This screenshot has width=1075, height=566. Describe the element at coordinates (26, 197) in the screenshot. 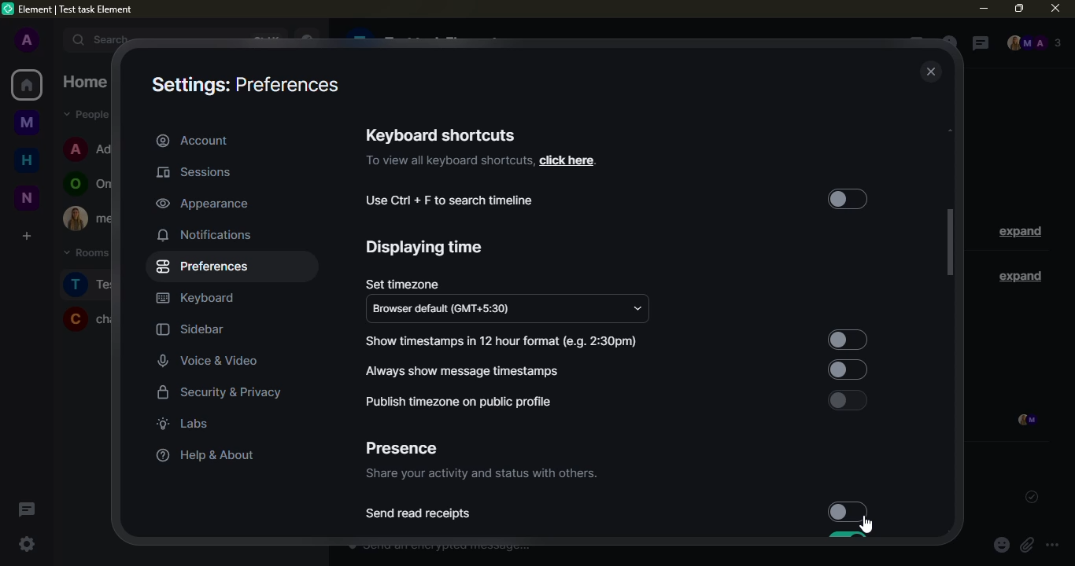

I see `new` at that location.